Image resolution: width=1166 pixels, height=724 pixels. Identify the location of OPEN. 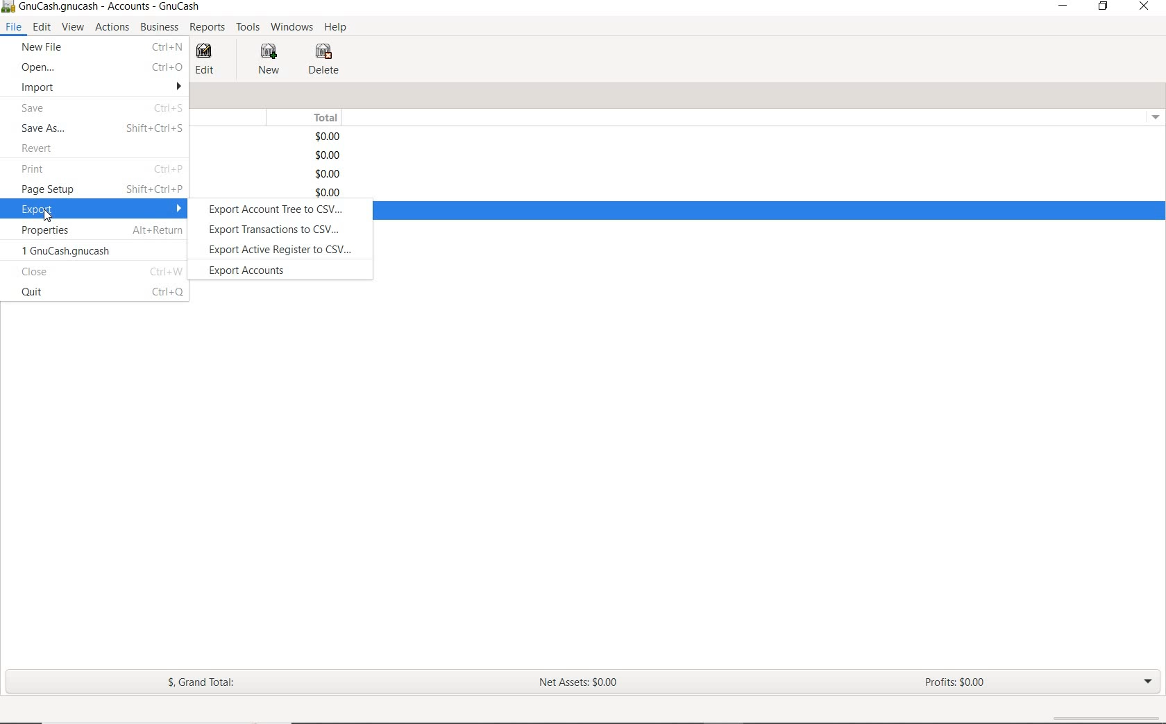
(39, 68).